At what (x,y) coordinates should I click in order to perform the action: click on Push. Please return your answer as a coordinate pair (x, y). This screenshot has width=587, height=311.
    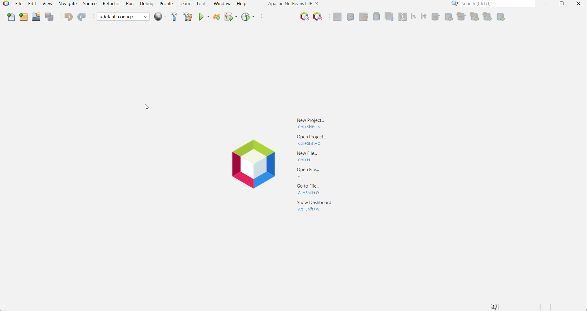
    Looking at the image, I should click on (487, 17).